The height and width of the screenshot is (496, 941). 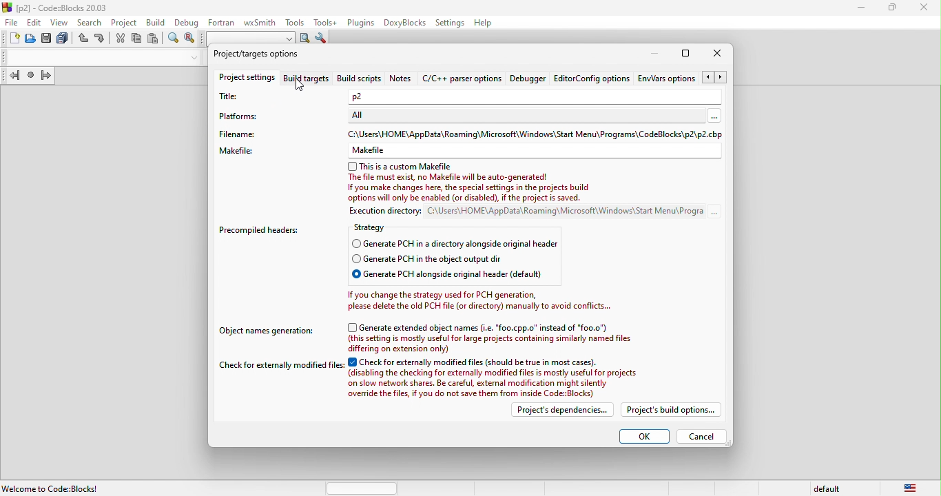 What do you see at coordinates (922, 8) in the screenshot?
I see `close` at bounding box center [922, 8].